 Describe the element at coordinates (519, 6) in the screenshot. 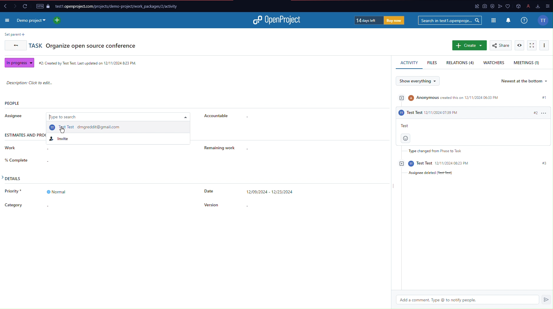

I see `app icon` at that location.